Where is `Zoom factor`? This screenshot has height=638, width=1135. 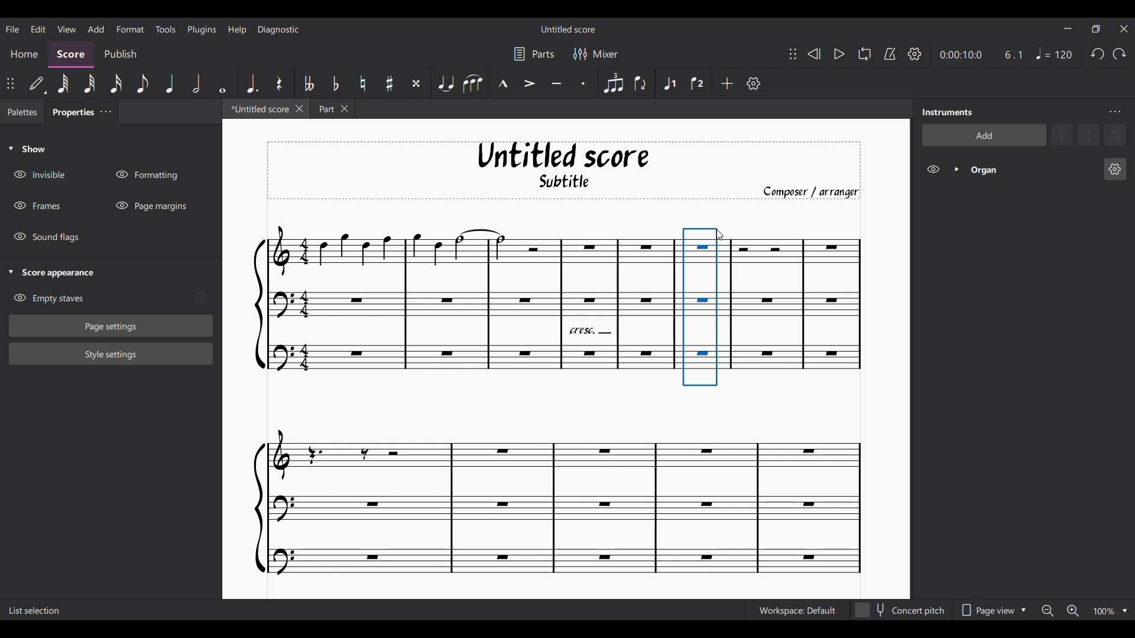
Zoom factor is located at coordinates (1104, 611).